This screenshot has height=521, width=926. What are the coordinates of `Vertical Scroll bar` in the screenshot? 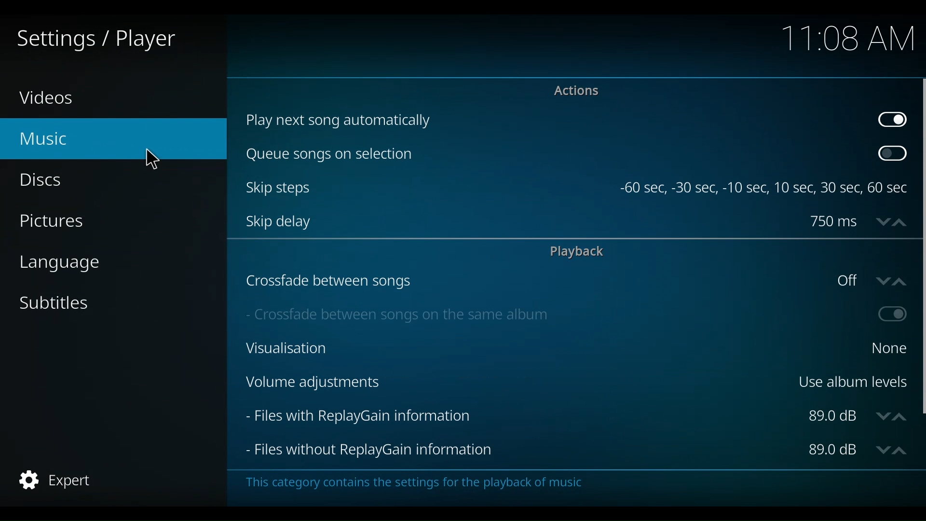 It's located at (920, 246).